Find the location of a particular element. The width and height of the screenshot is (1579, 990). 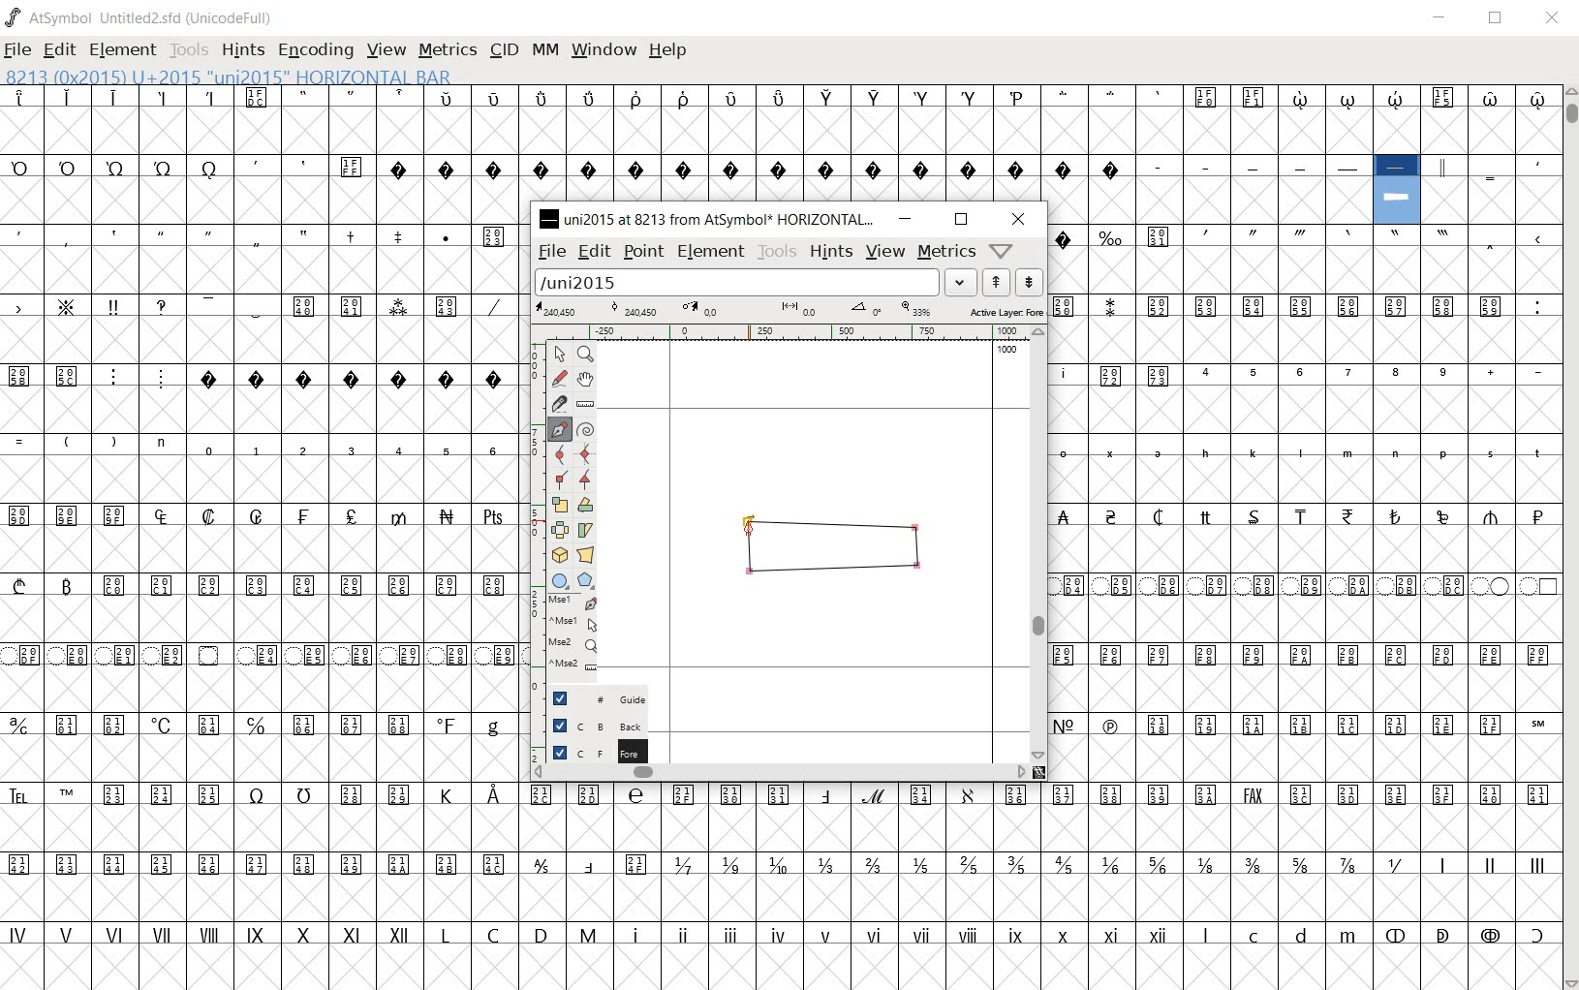

rotate the selection in 3D and project back to plane is located at coordinates (557, 554).